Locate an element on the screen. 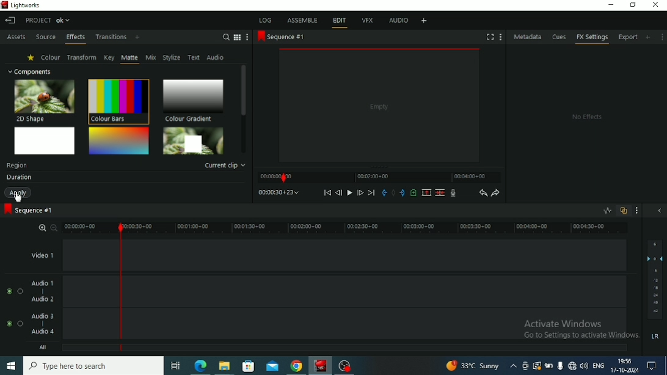 The width and height of the screenshot is (667, 375). battery is located at coordinates (550, 366).